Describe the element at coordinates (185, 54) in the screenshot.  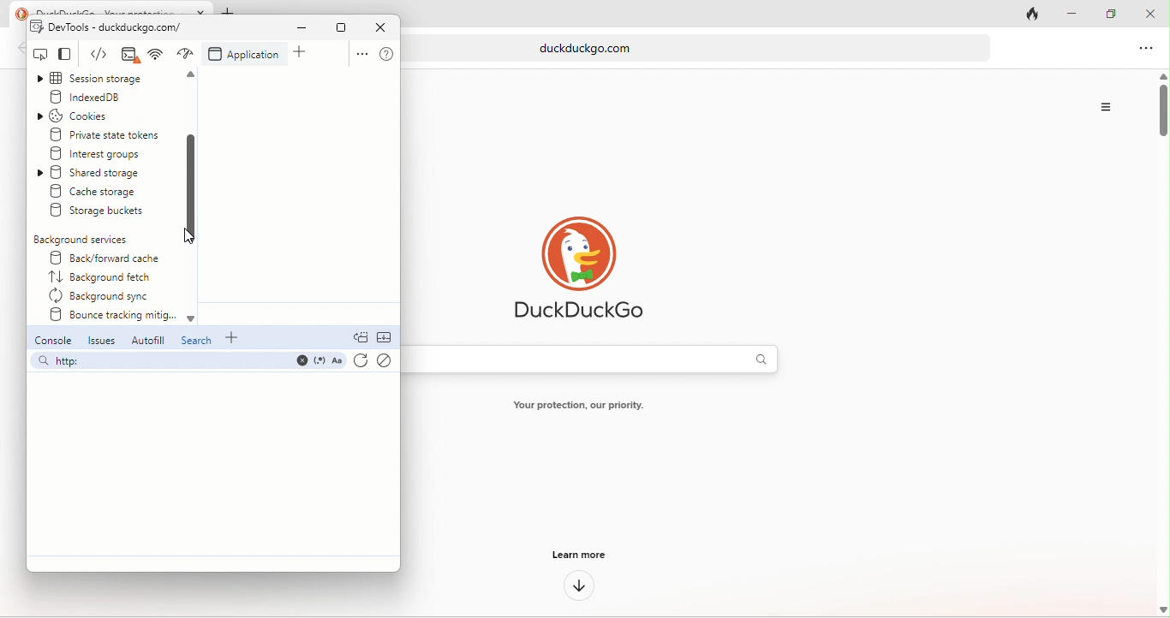
I see `network` at that location.